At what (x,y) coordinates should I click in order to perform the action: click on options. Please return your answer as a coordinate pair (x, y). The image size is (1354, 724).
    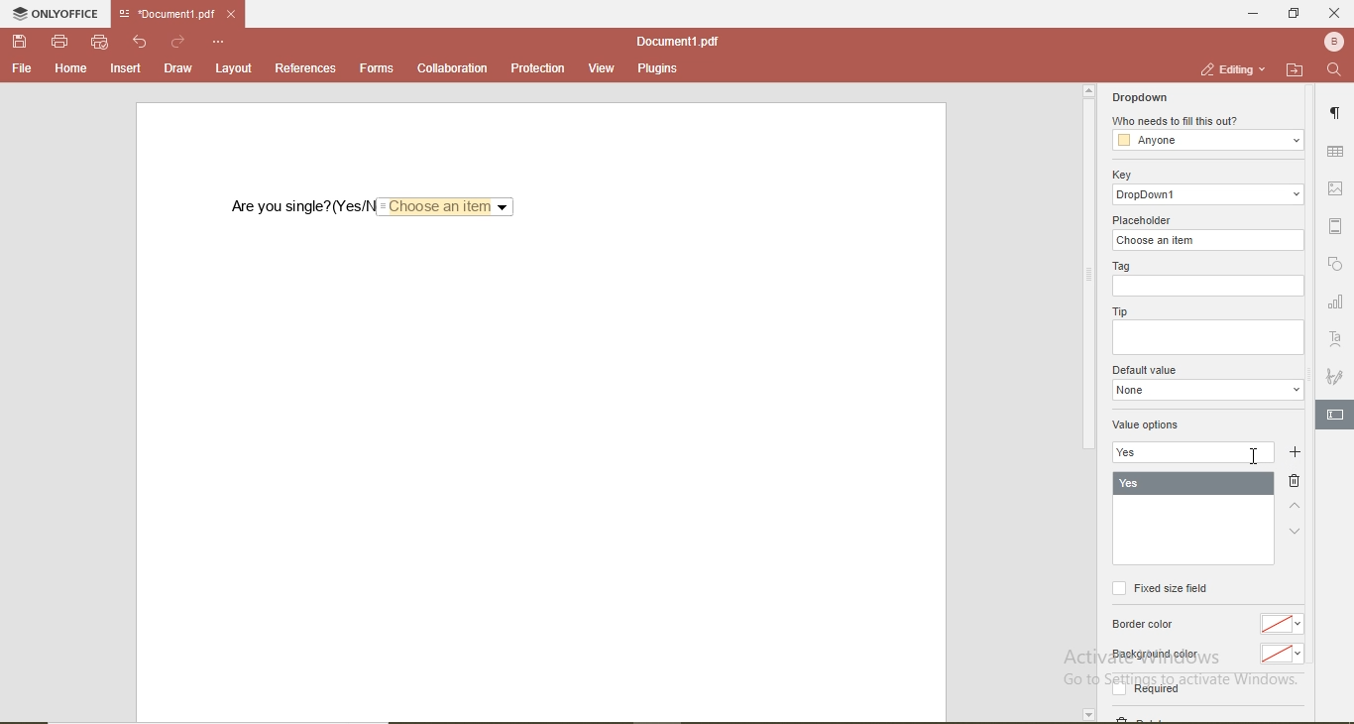
    Looking at the image, I should click on (219, 43).